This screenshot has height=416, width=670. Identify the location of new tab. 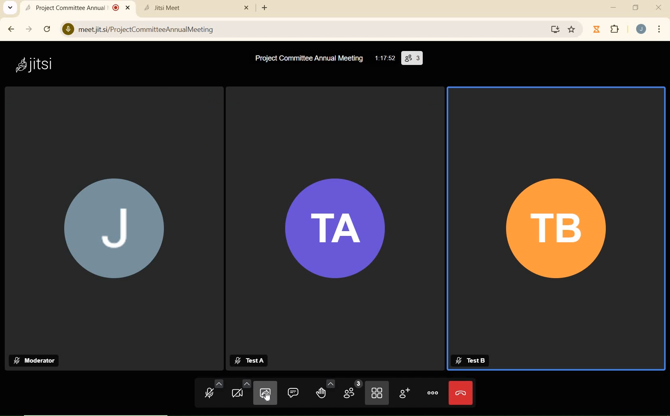
(265, 9).